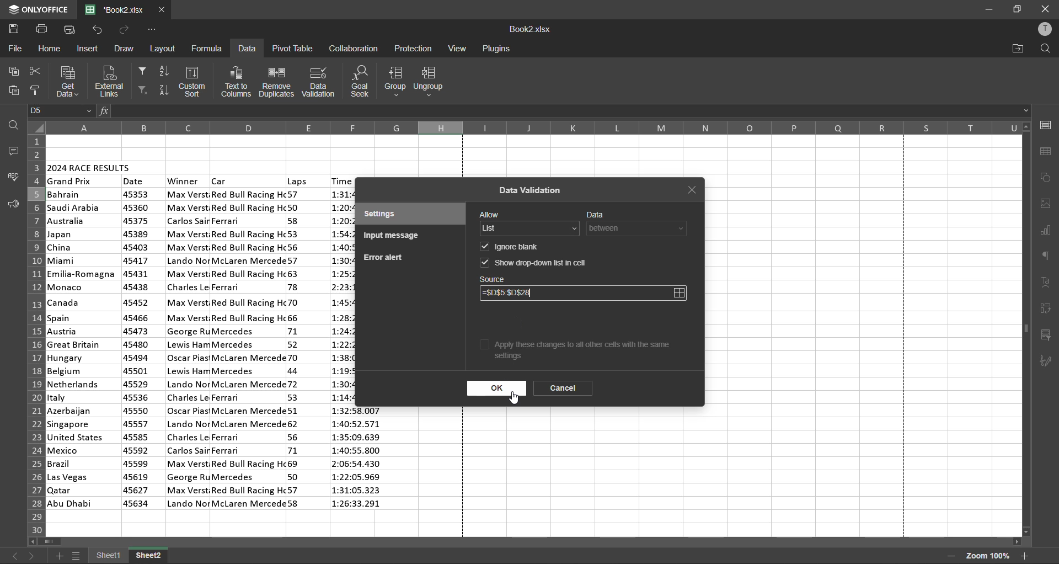  What do you see at coordinates (1025, 556) in the screenshot?
I see `zoom in` at bounding box center [1025, 556].